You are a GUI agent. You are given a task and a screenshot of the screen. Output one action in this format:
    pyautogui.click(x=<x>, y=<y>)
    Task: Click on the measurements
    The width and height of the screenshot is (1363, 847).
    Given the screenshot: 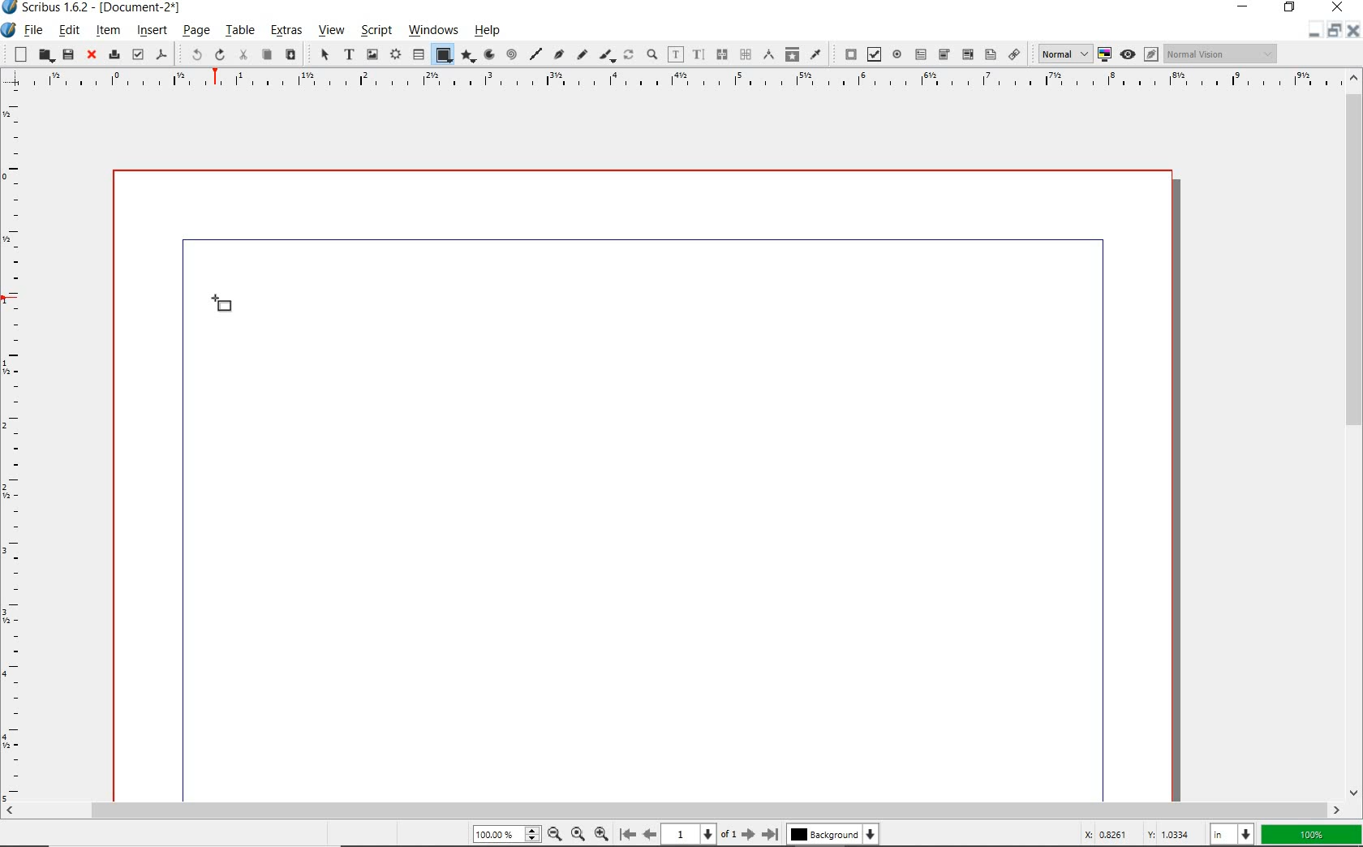 What is the action you would take?
    pyautogui.click(x=767, y=55)
    